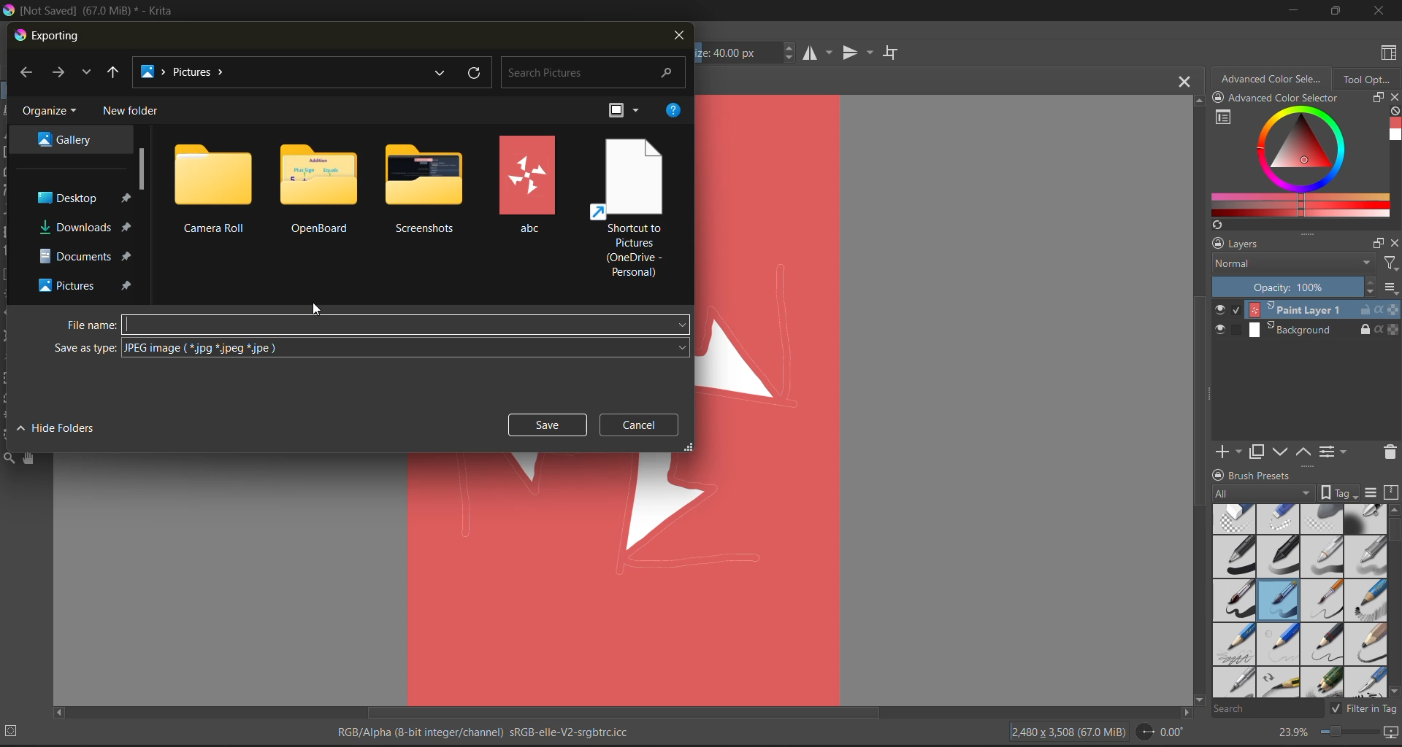  I want to click on horizontal mirror tool, so click(819, 54).